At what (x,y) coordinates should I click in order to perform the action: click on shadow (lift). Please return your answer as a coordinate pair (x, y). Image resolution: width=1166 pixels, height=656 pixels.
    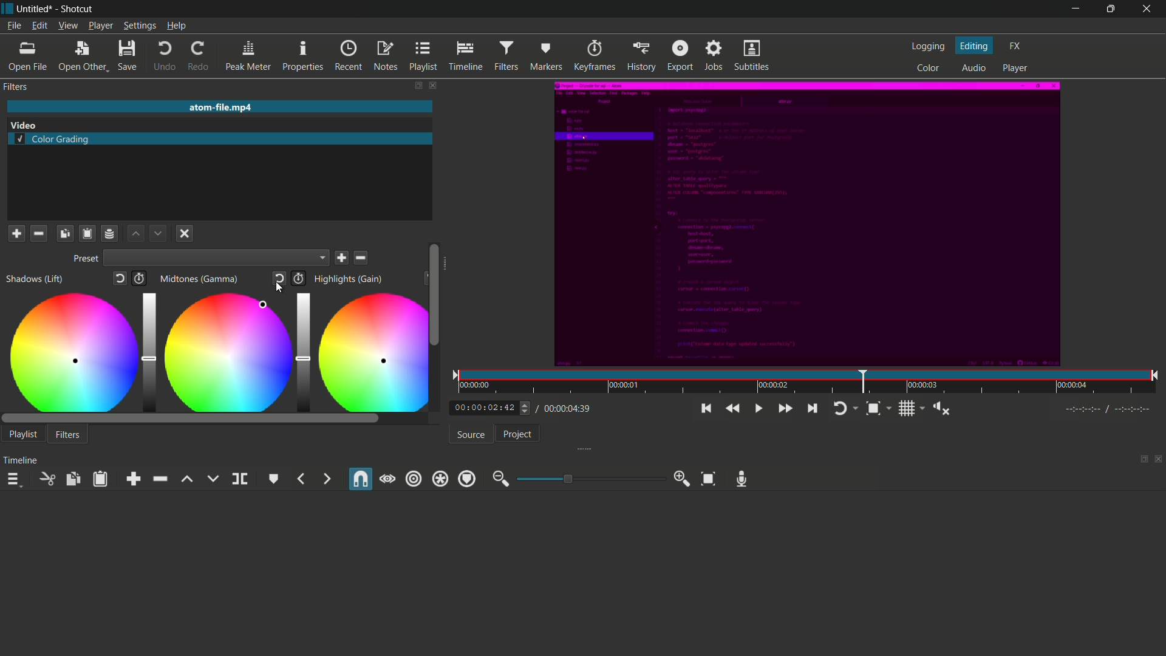
    Looking at the image, I should click on (35, 279).